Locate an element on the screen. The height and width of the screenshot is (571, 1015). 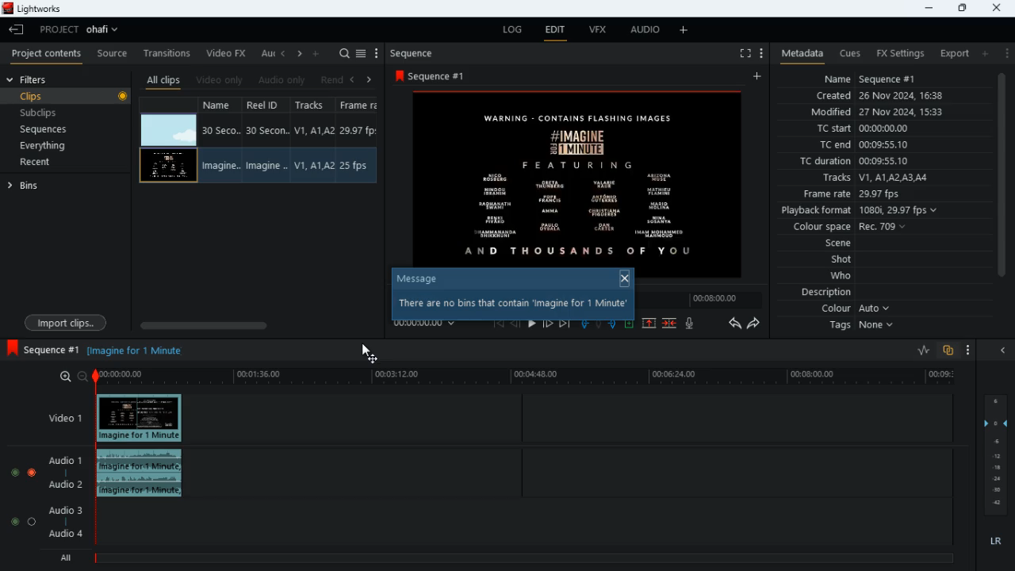
metadata is located at coordinates (799, 52).